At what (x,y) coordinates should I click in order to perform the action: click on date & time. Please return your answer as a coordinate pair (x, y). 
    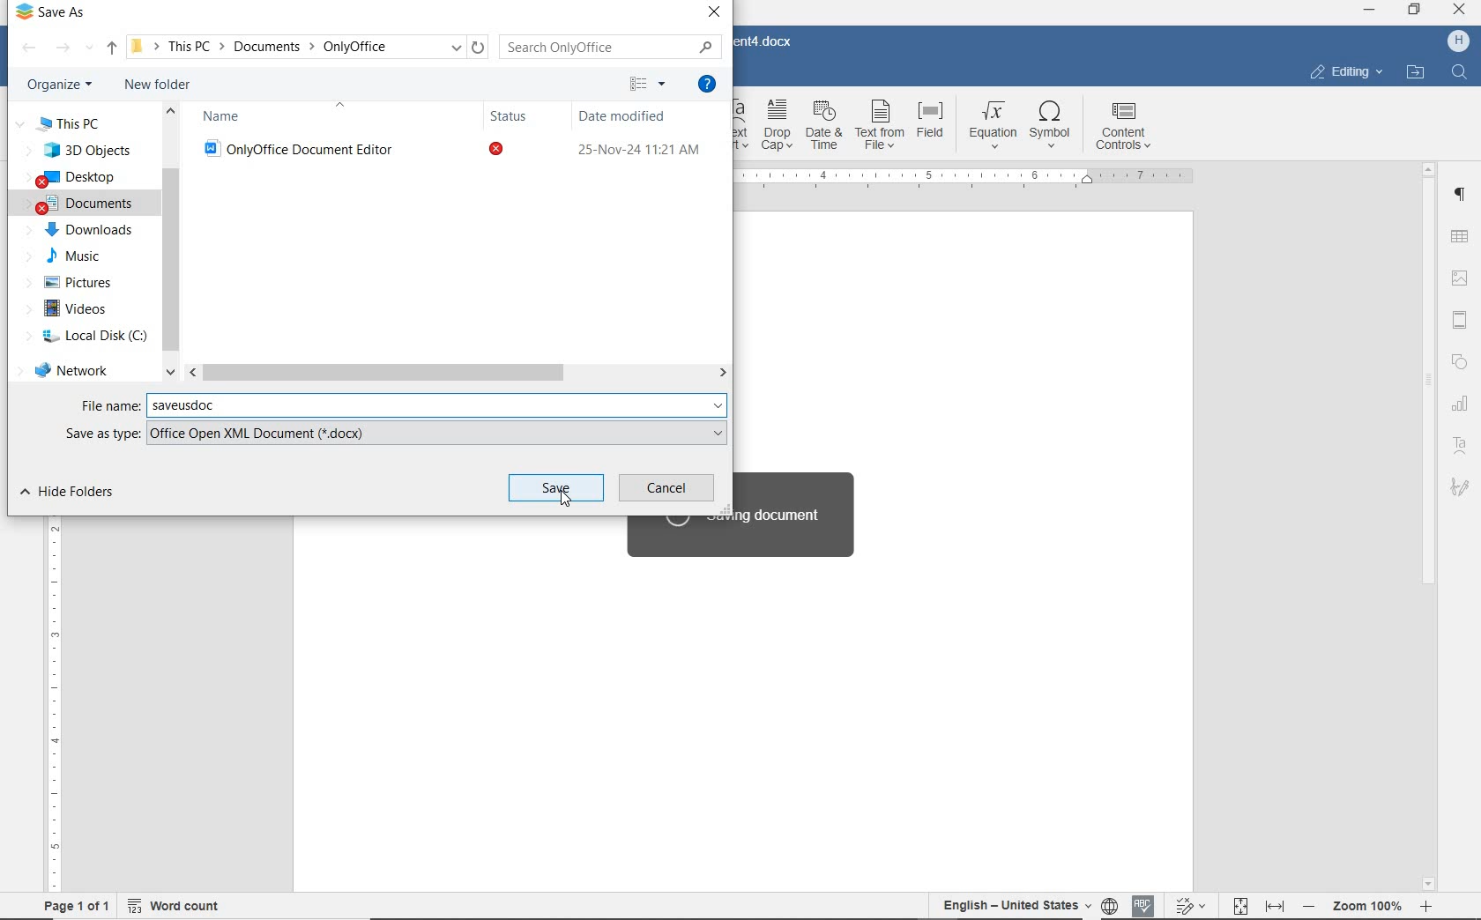
    Looking at the image, I should click on (825, 128).